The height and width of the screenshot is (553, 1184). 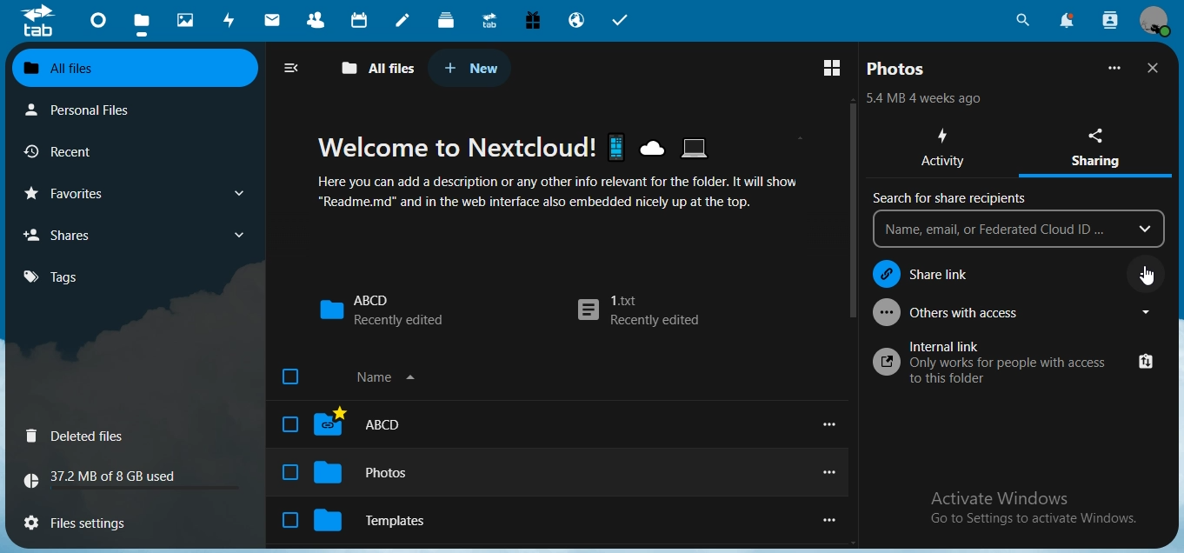 What do you see at coordinates (289, 376) in the screenshot?
I see `check box` at bounding box center [289, 376].